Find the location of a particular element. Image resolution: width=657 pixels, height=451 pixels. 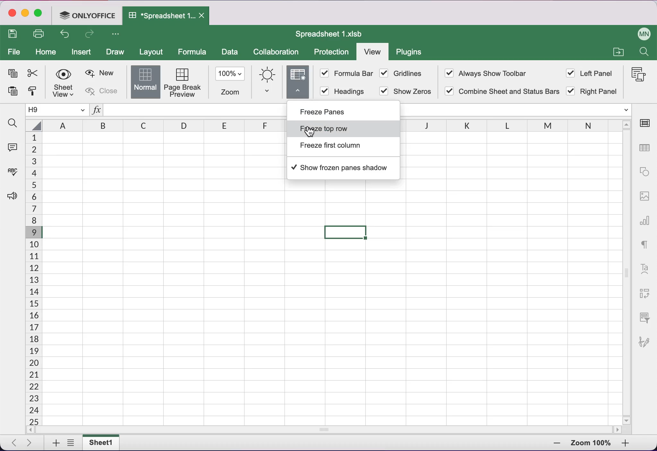

list all tabs is located at coordinates (71, 443).